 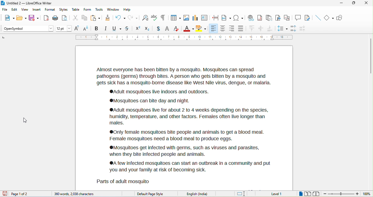 What do you see at coordinates (239, 18) in the screenshot?
I see `special character` at bounding box center [239, 18].